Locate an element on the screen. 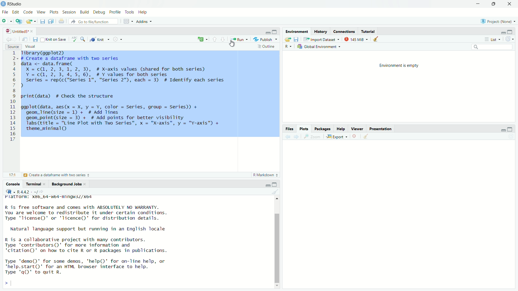 The image size is (518, 291). Pacakges is located at coordinates (322, 129).